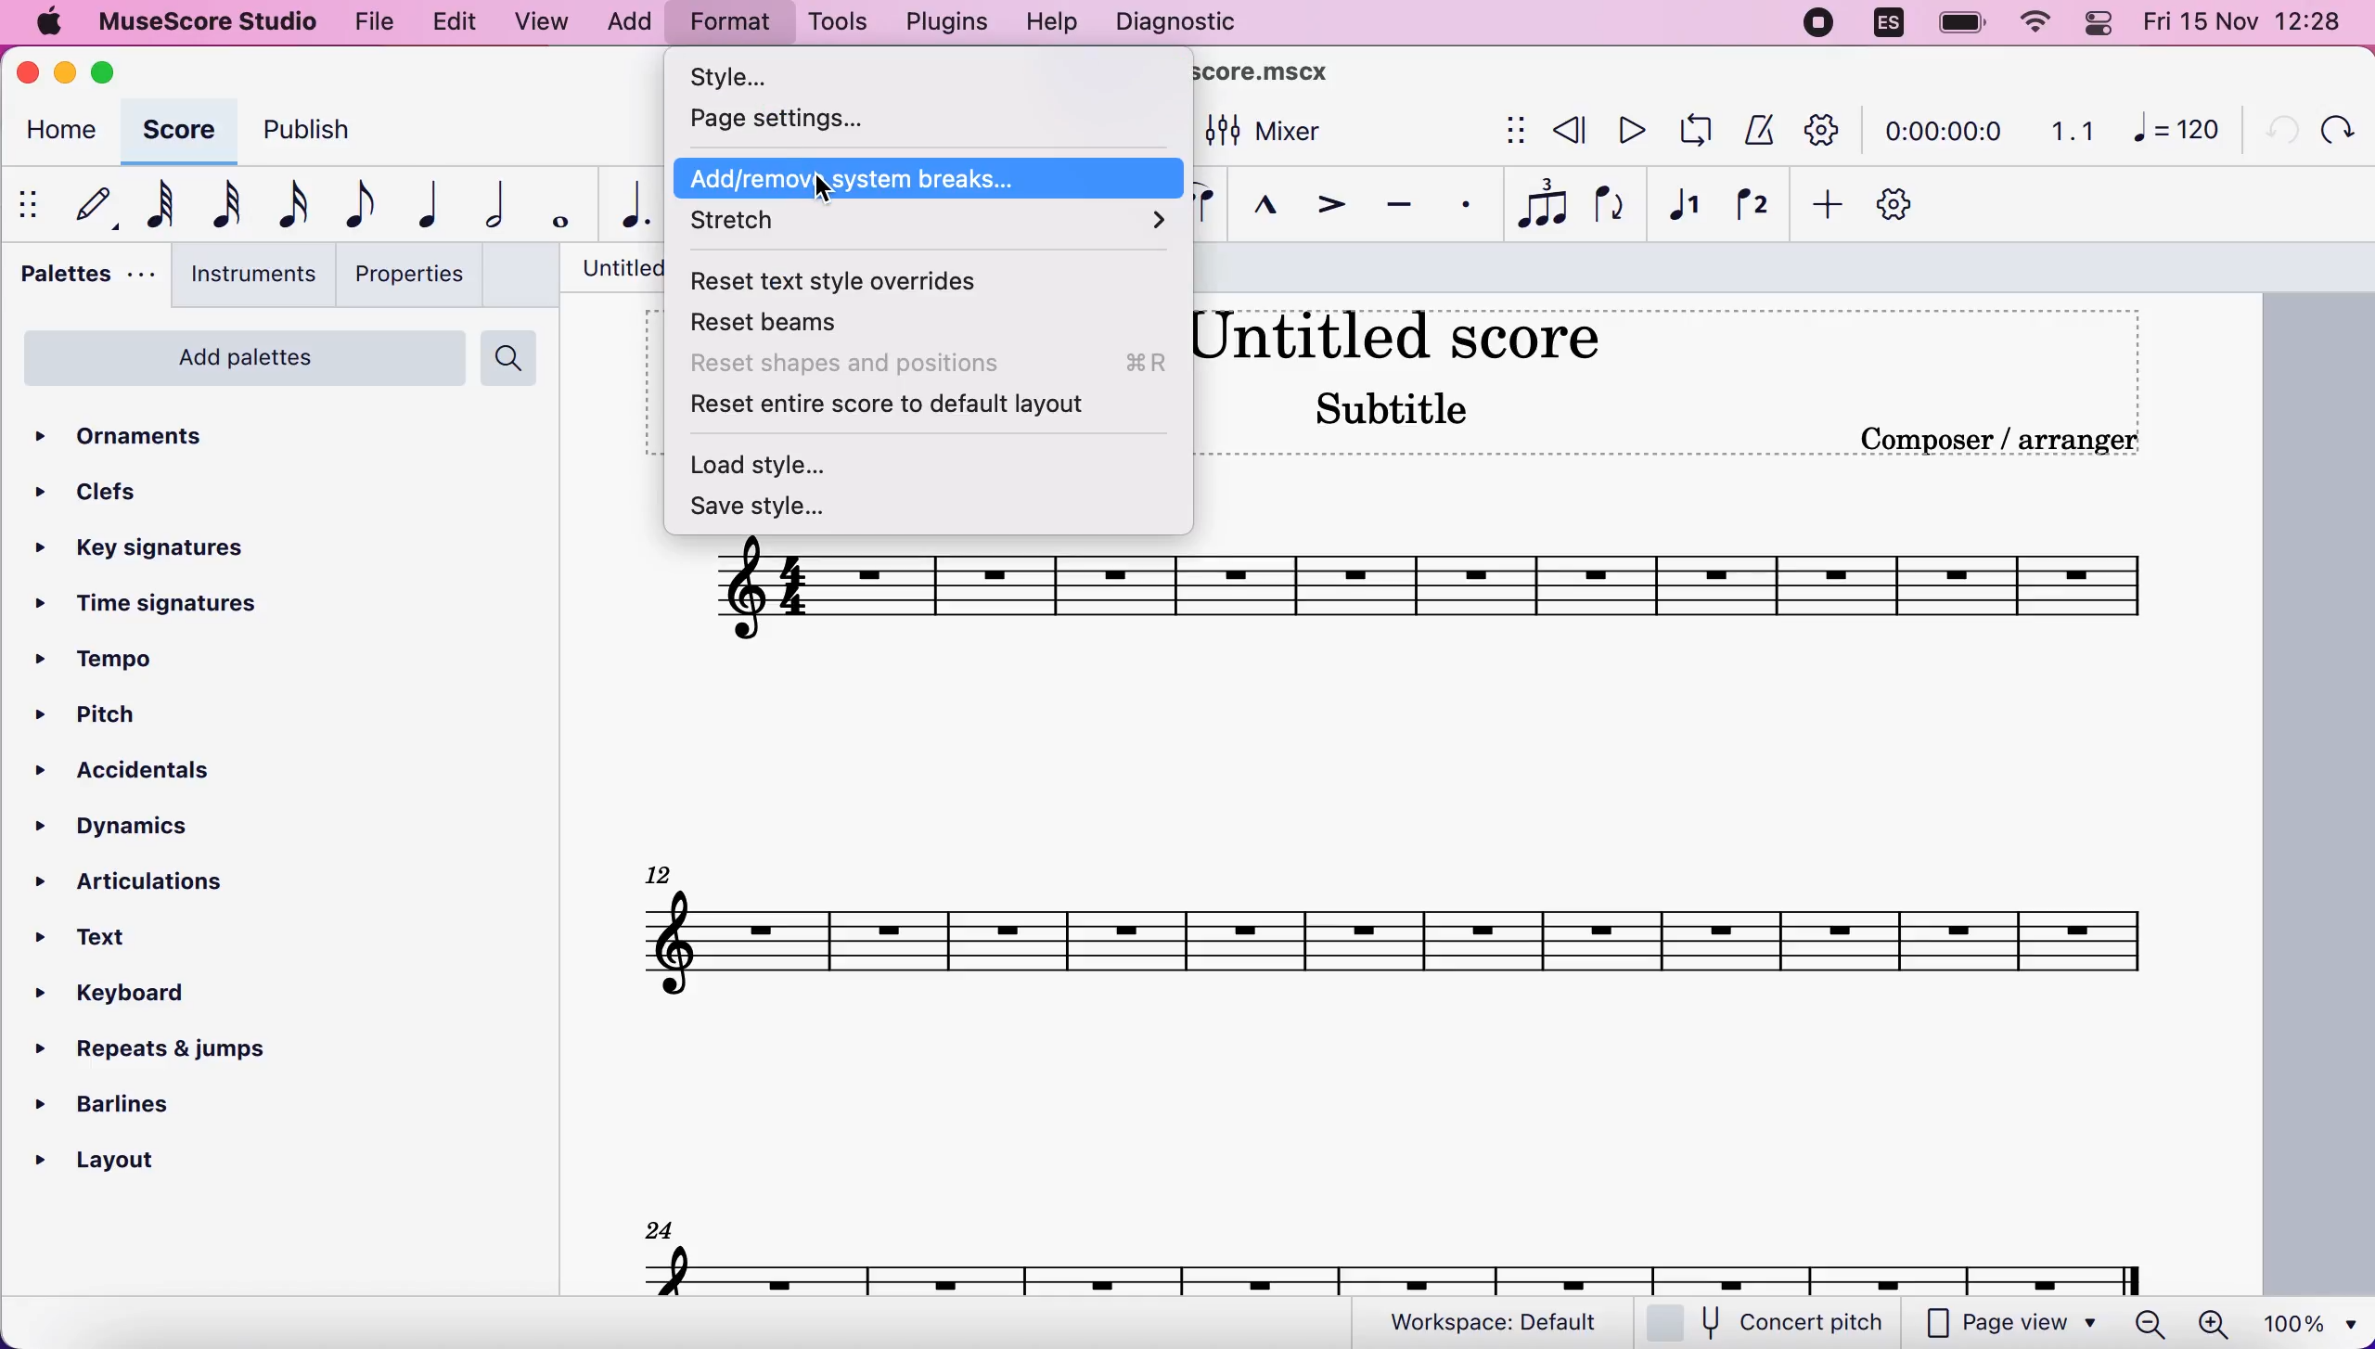  What do you see at coordinates (514, 358) in the screenshot?
I see `search` at bounding box center [514, 358].